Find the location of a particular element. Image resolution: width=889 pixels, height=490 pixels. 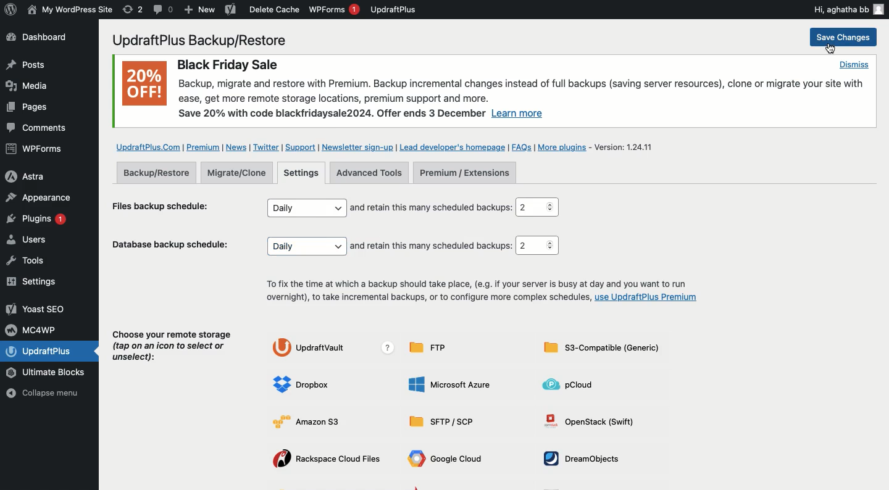

DreamObjects is located at coordinates (586, 459).